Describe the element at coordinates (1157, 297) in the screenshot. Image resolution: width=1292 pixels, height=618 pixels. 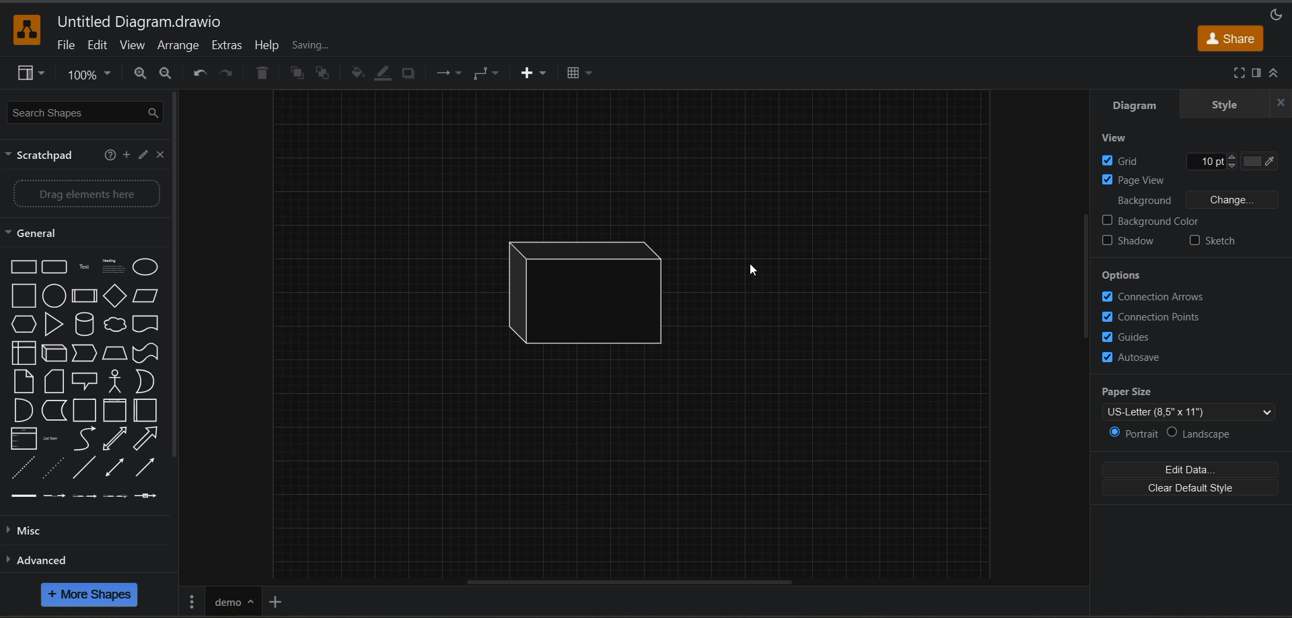
I see `connection arrows` at that location.